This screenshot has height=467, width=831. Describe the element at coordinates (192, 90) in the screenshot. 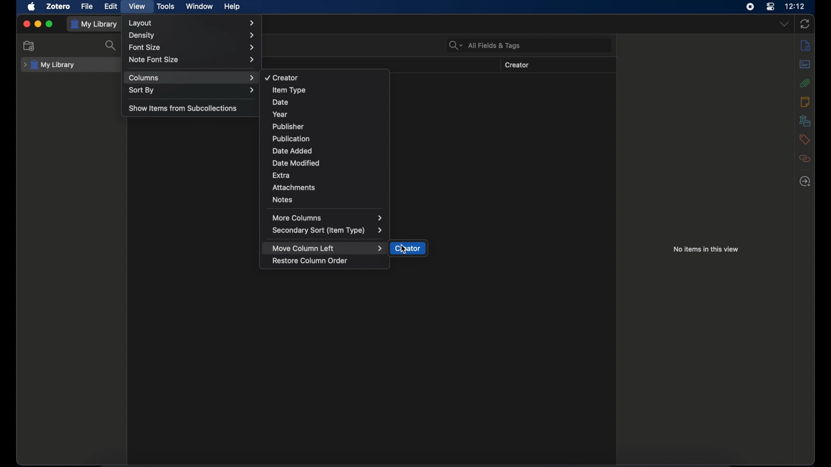

I see `sort by` at that location.